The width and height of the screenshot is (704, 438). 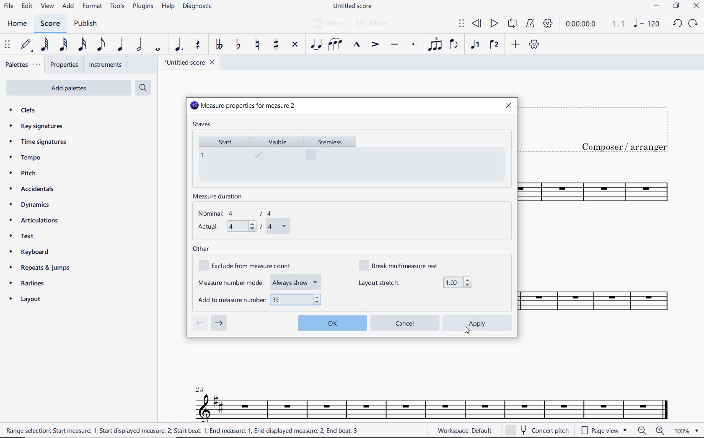 What do you see at coordinates (201, 249) in the screenshot?
I see `other` at bounding box center [201, 249].